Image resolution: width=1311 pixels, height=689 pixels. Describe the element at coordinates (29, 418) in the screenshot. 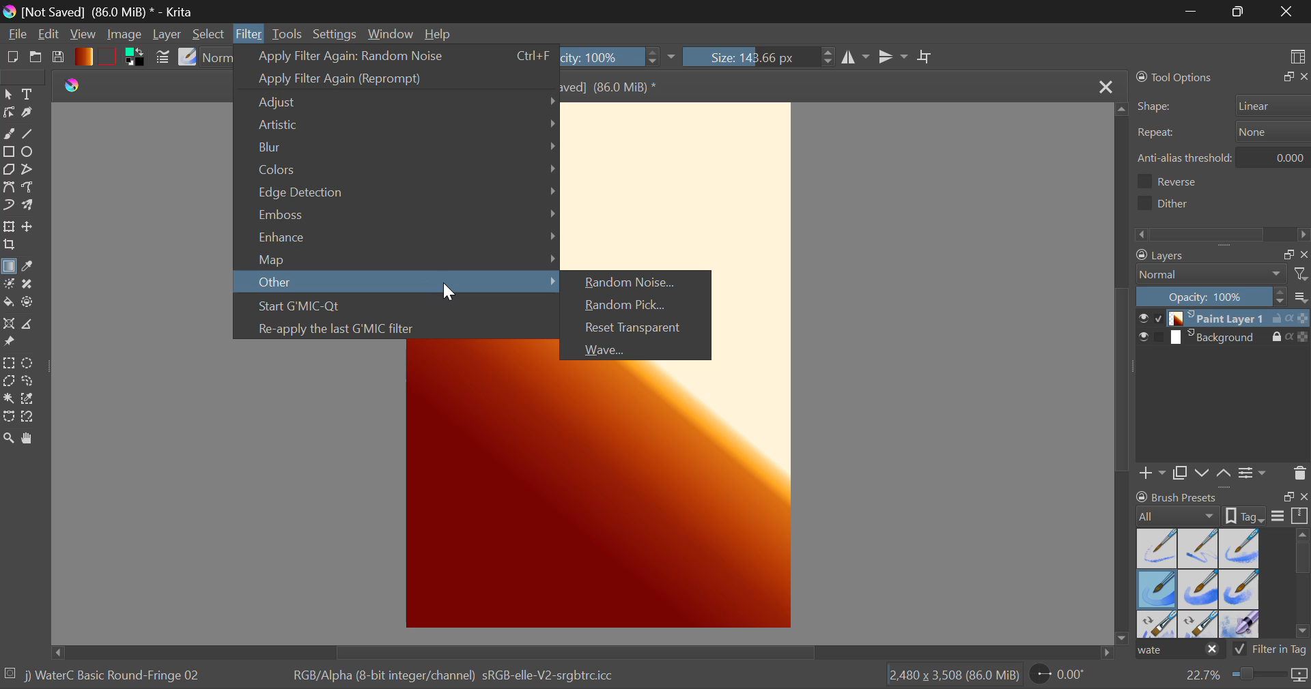

I see `Magnetic Selection` at that location.